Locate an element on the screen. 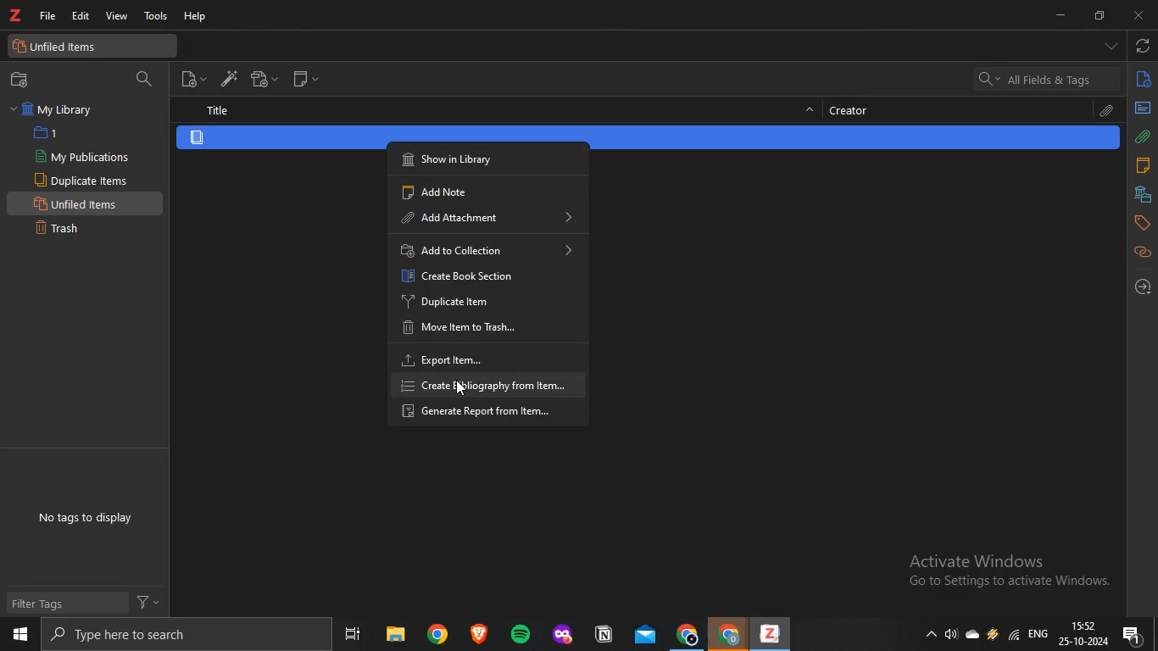  start is located at coordinates (20, 636).